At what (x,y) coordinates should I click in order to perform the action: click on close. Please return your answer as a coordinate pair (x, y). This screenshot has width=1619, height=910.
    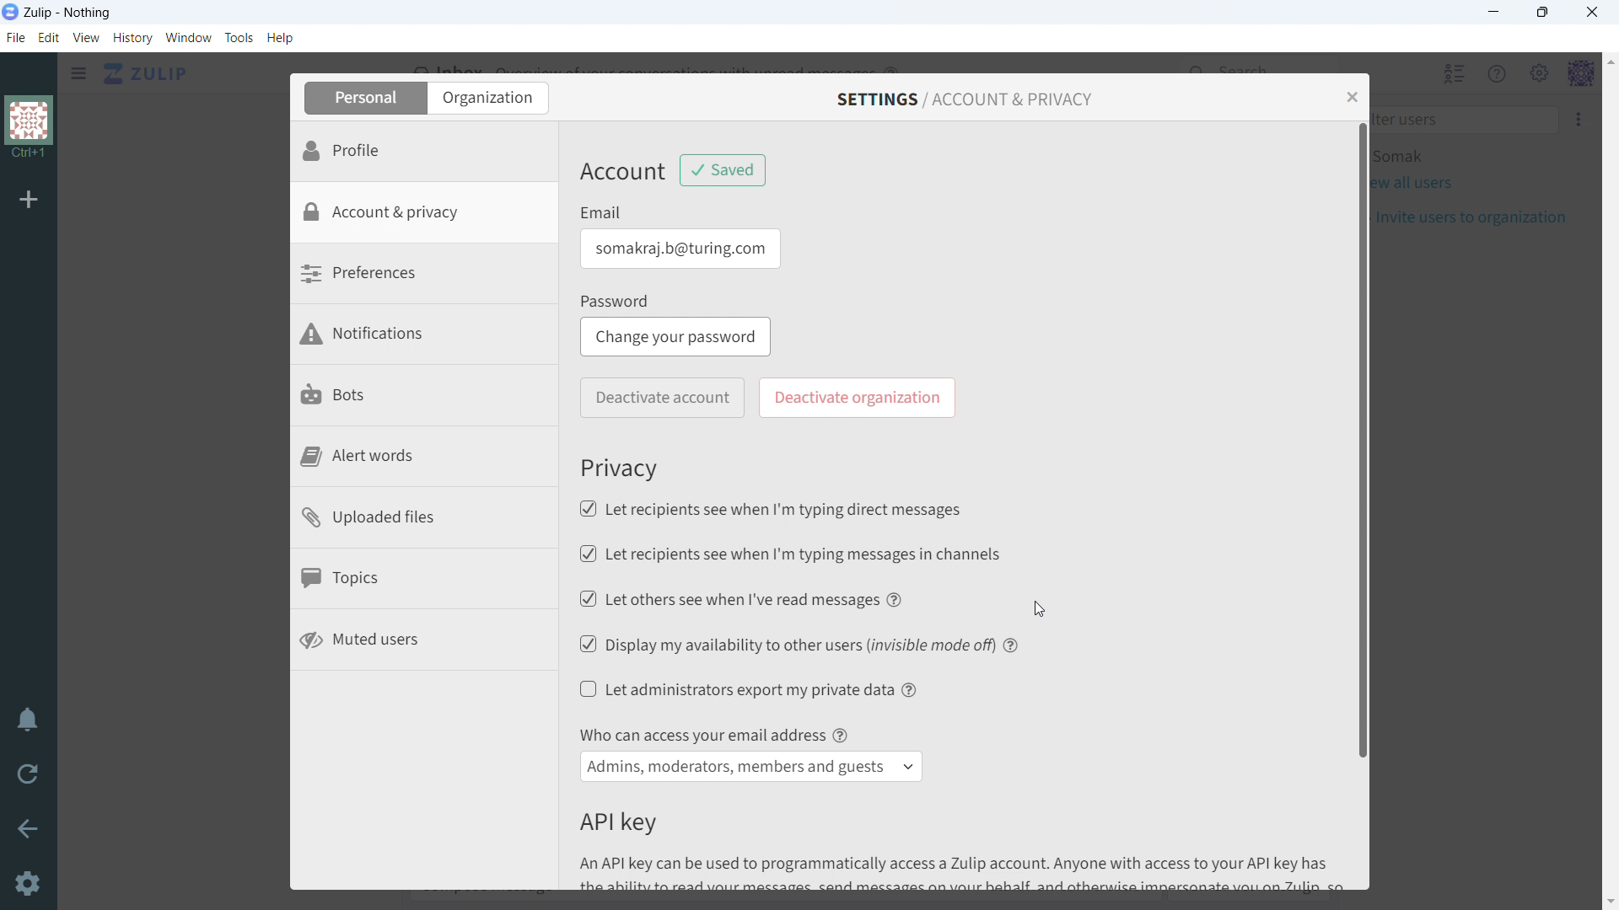
    Looking at the image, I should click on (1354, 97).